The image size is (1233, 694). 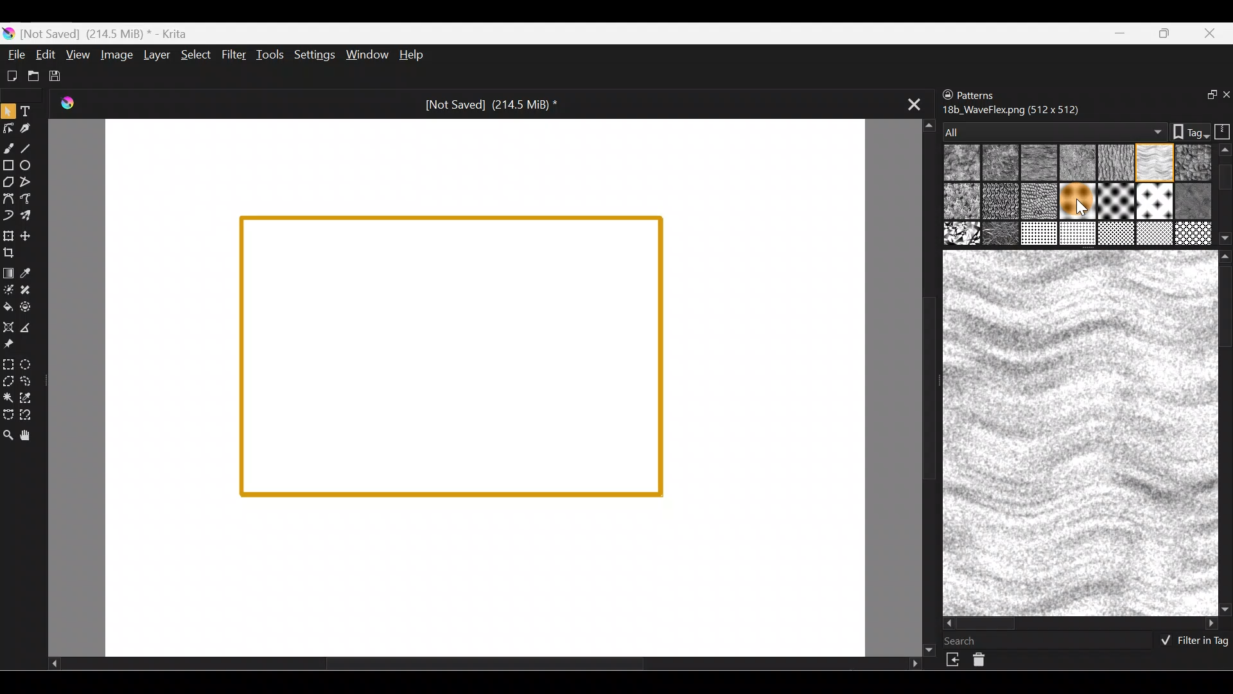 What do you see at coordinates (1157, 200) in the screenshot?
I see `12 drawed_vertical.png` at bounding box center [1157, 200].